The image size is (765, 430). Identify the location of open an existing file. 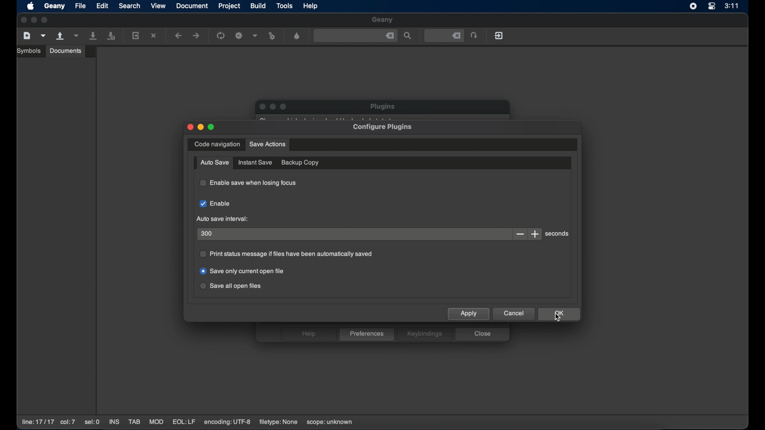
(61, 36).